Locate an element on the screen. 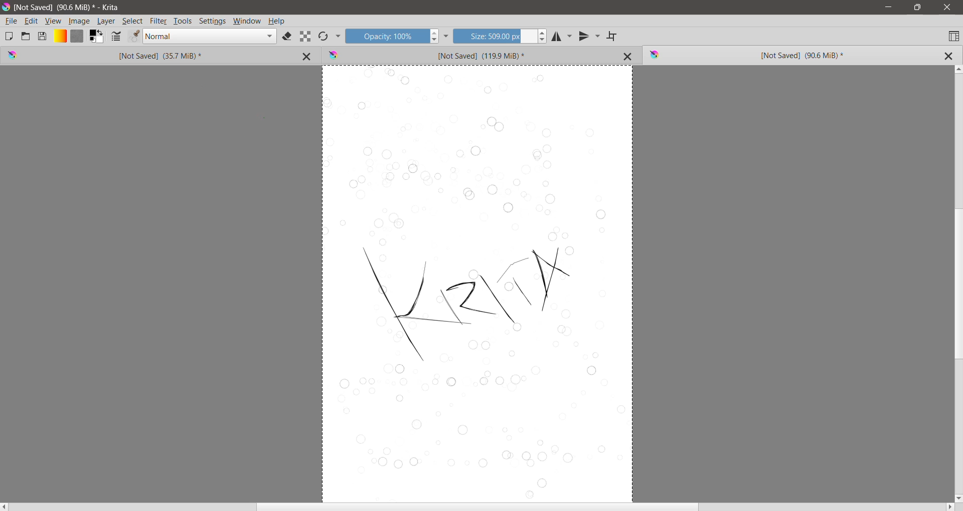  Minimize is located at coordinates (888, 7).